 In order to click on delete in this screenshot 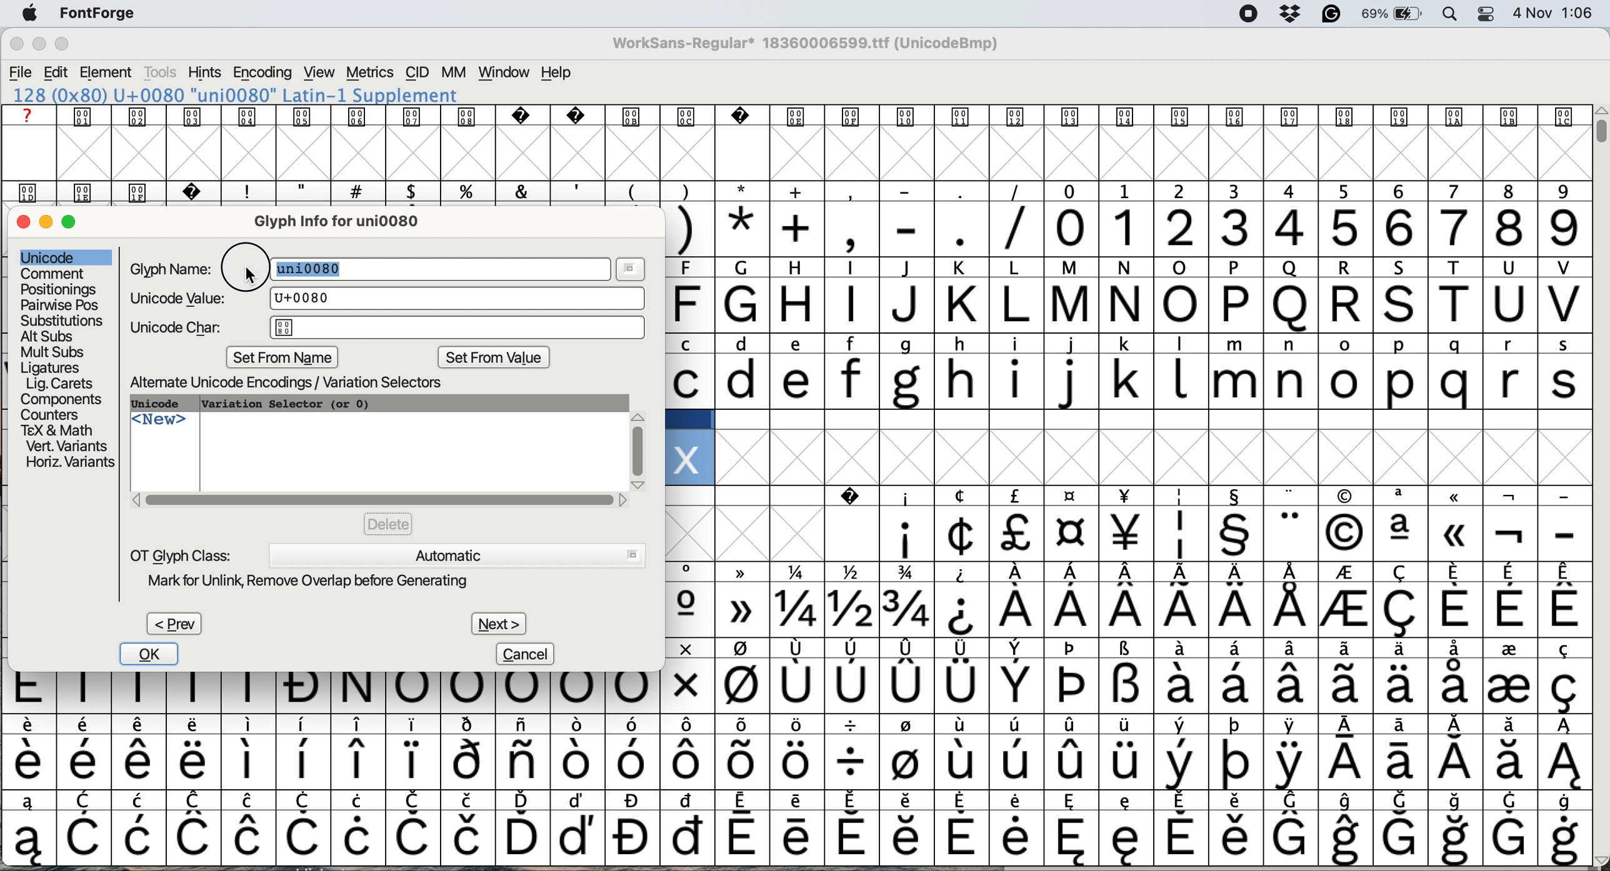, I will do `click(388, 523)`.